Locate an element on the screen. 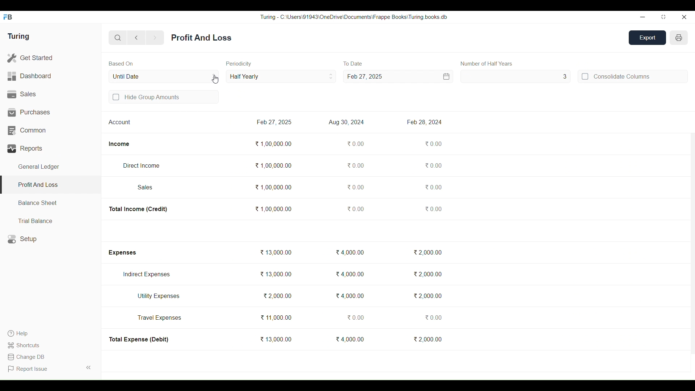 The image size is (695, 391). Collapse is located at coordinates (89, 367).